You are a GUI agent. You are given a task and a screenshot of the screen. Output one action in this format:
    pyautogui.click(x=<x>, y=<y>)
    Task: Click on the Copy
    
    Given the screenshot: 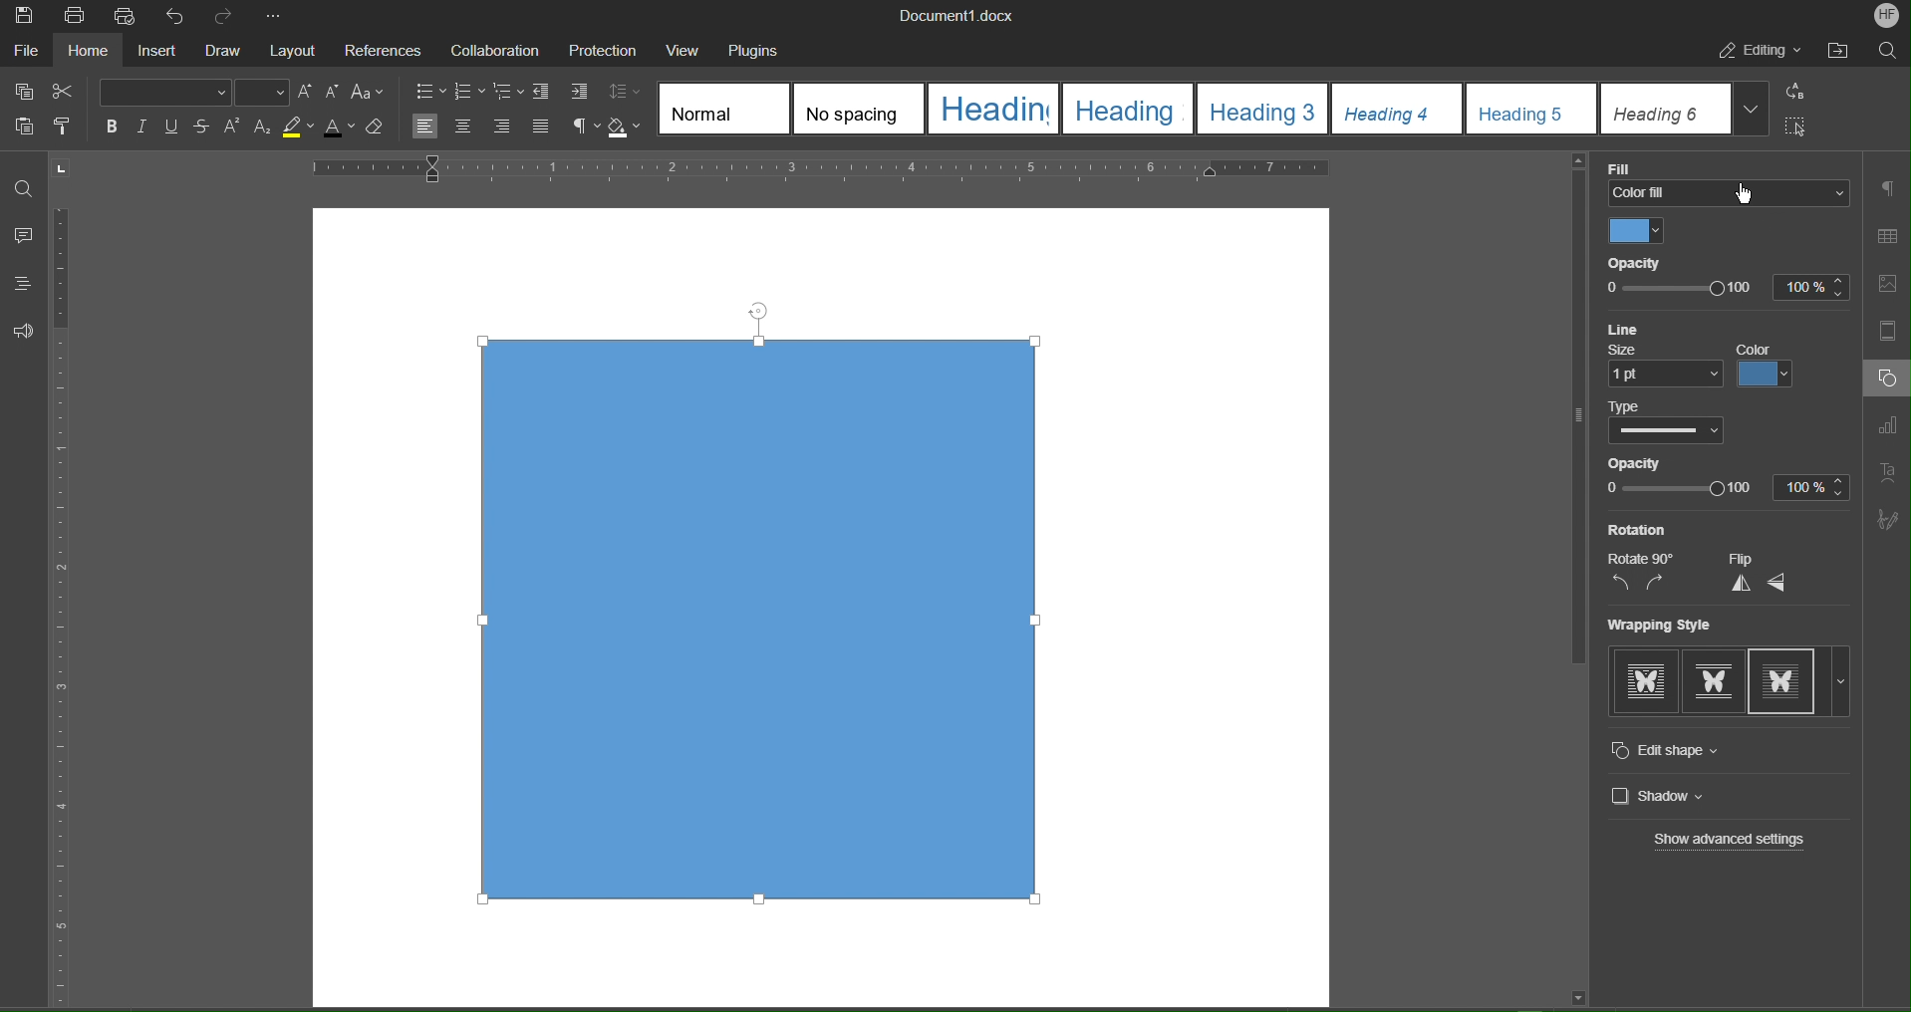 What is the action you would take?
    pyautogui.click(x=23, y=92)
    